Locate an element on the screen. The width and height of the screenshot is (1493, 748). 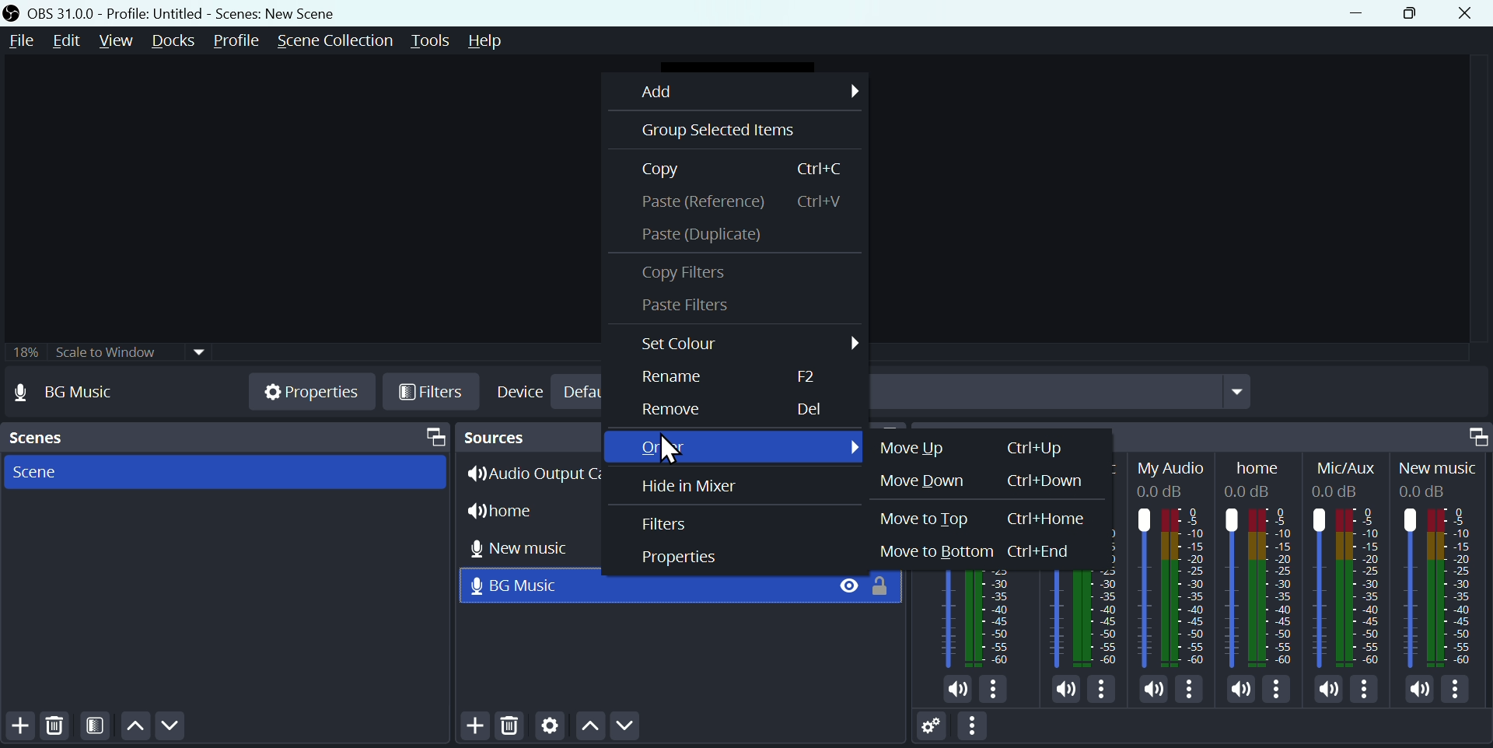
Move up is located at coordinates (974, 450).